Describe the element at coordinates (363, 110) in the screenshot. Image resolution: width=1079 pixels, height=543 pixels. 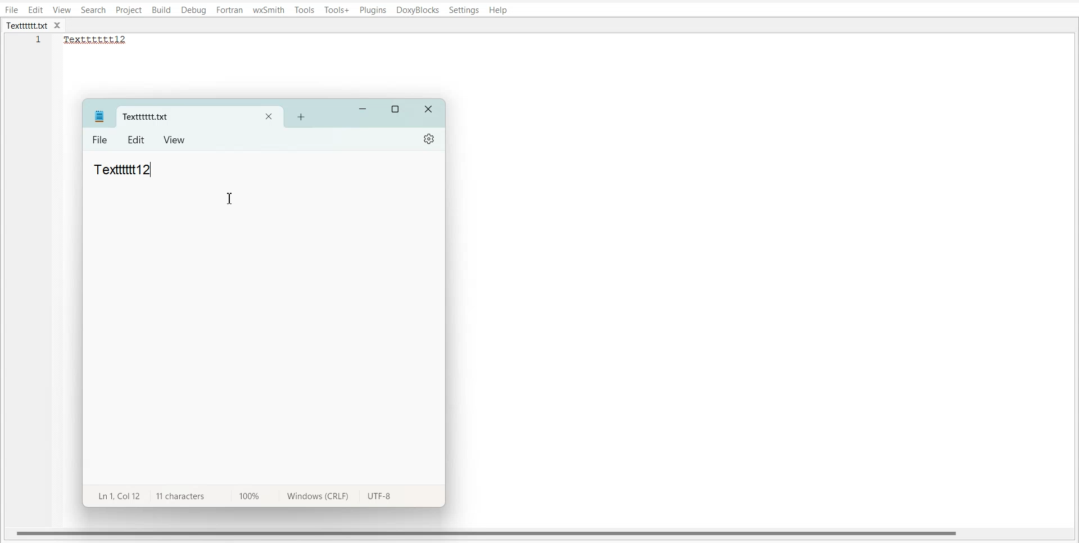
I see `Minimize` at that location.